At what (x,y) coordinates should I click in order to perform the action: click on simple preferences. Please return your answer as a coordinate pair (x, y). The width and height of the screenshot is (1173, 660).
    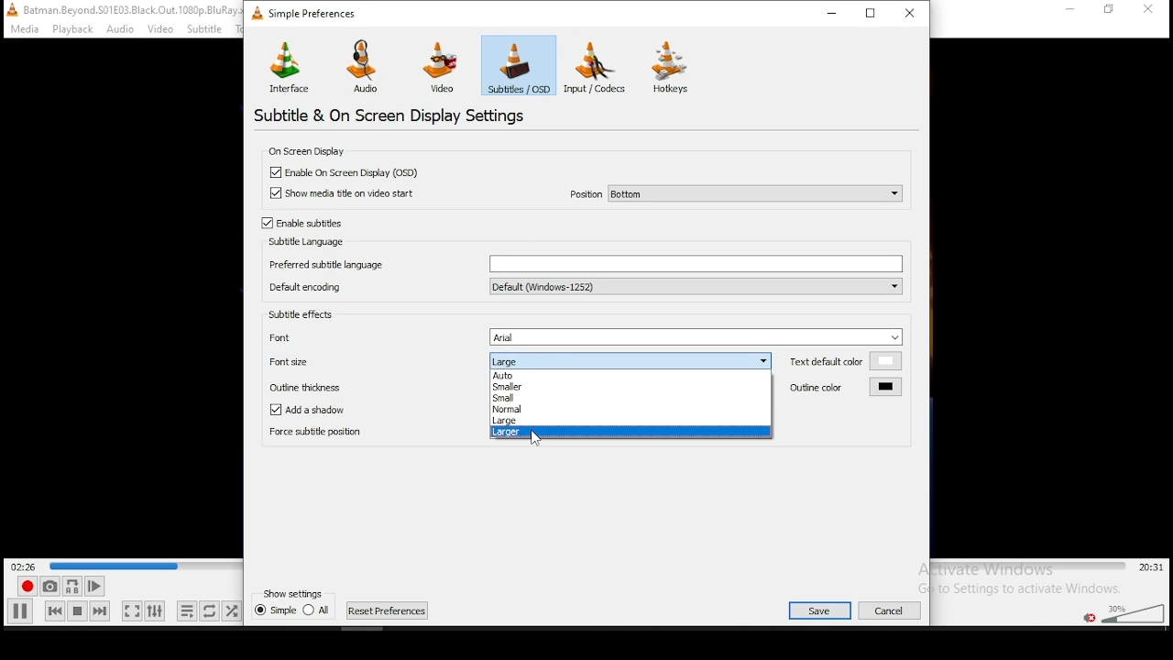
    Looking at the image, I should click on (308, 16).